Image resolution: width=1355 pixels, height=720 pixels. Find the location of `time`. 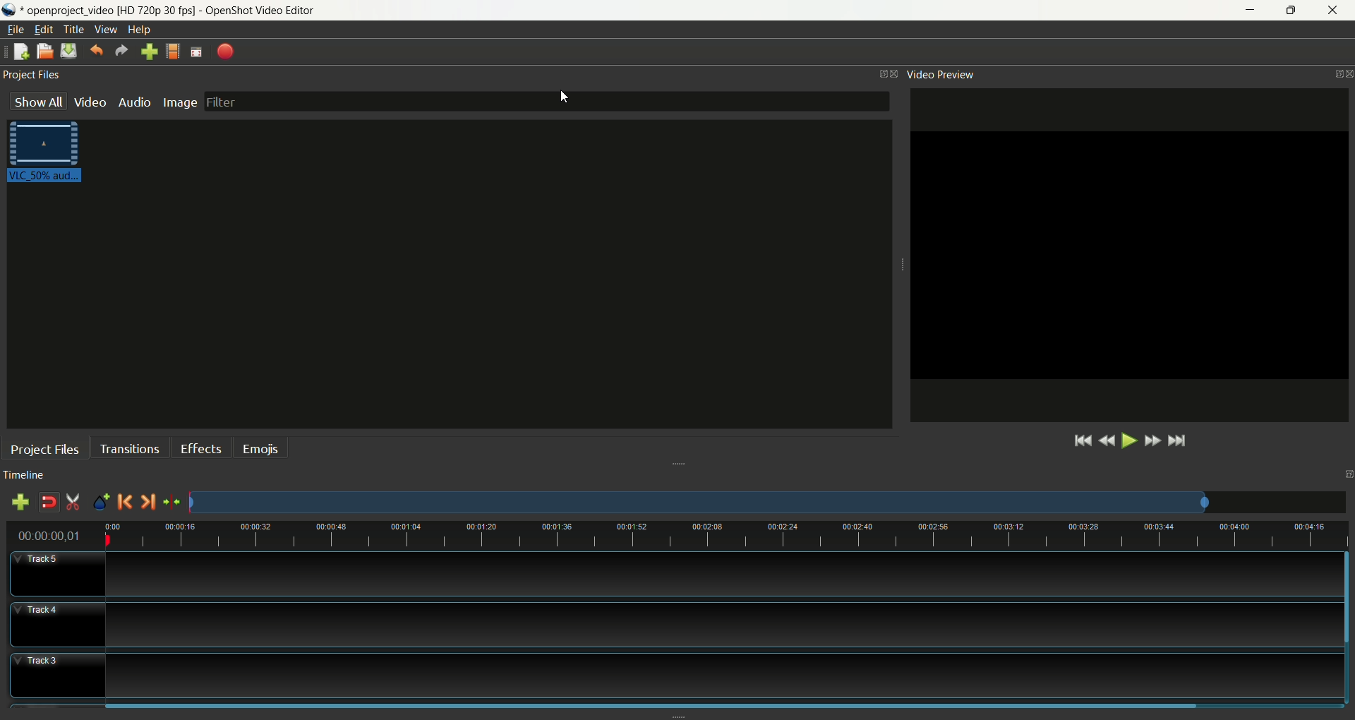

time is located at coordinates (54, 536).